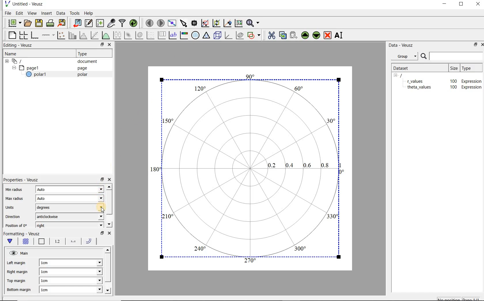  I want to click on polar, so click(83, 76).